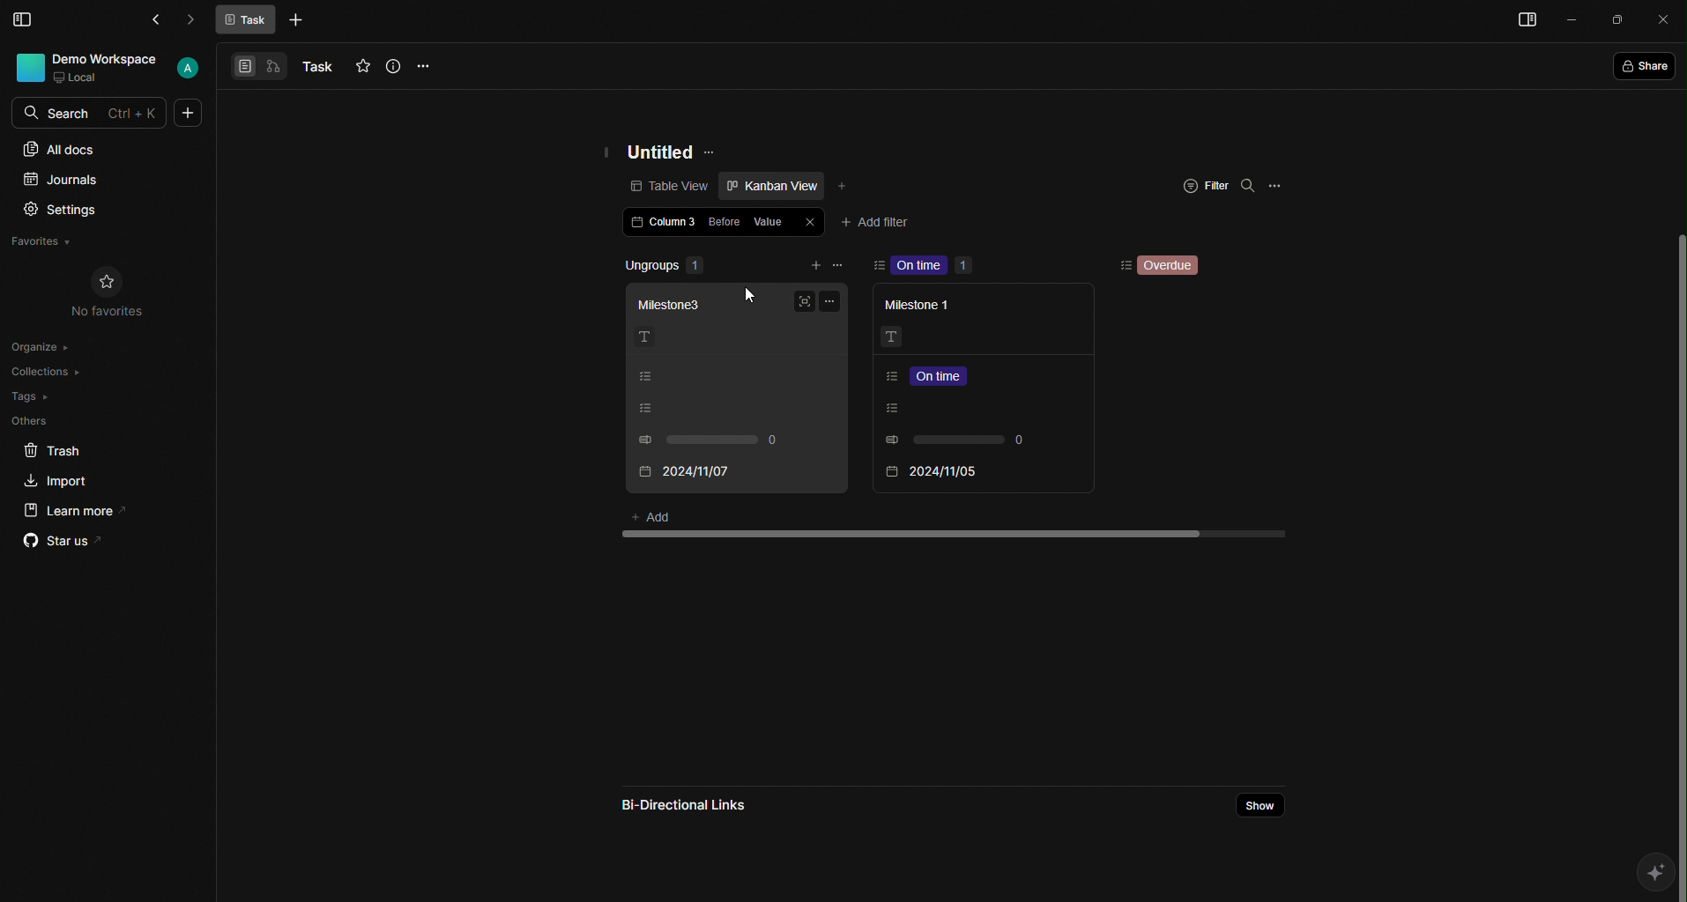  Describe the element at coordinates (691, 472) in the screenshot. I see `2024/11/05` at that location.